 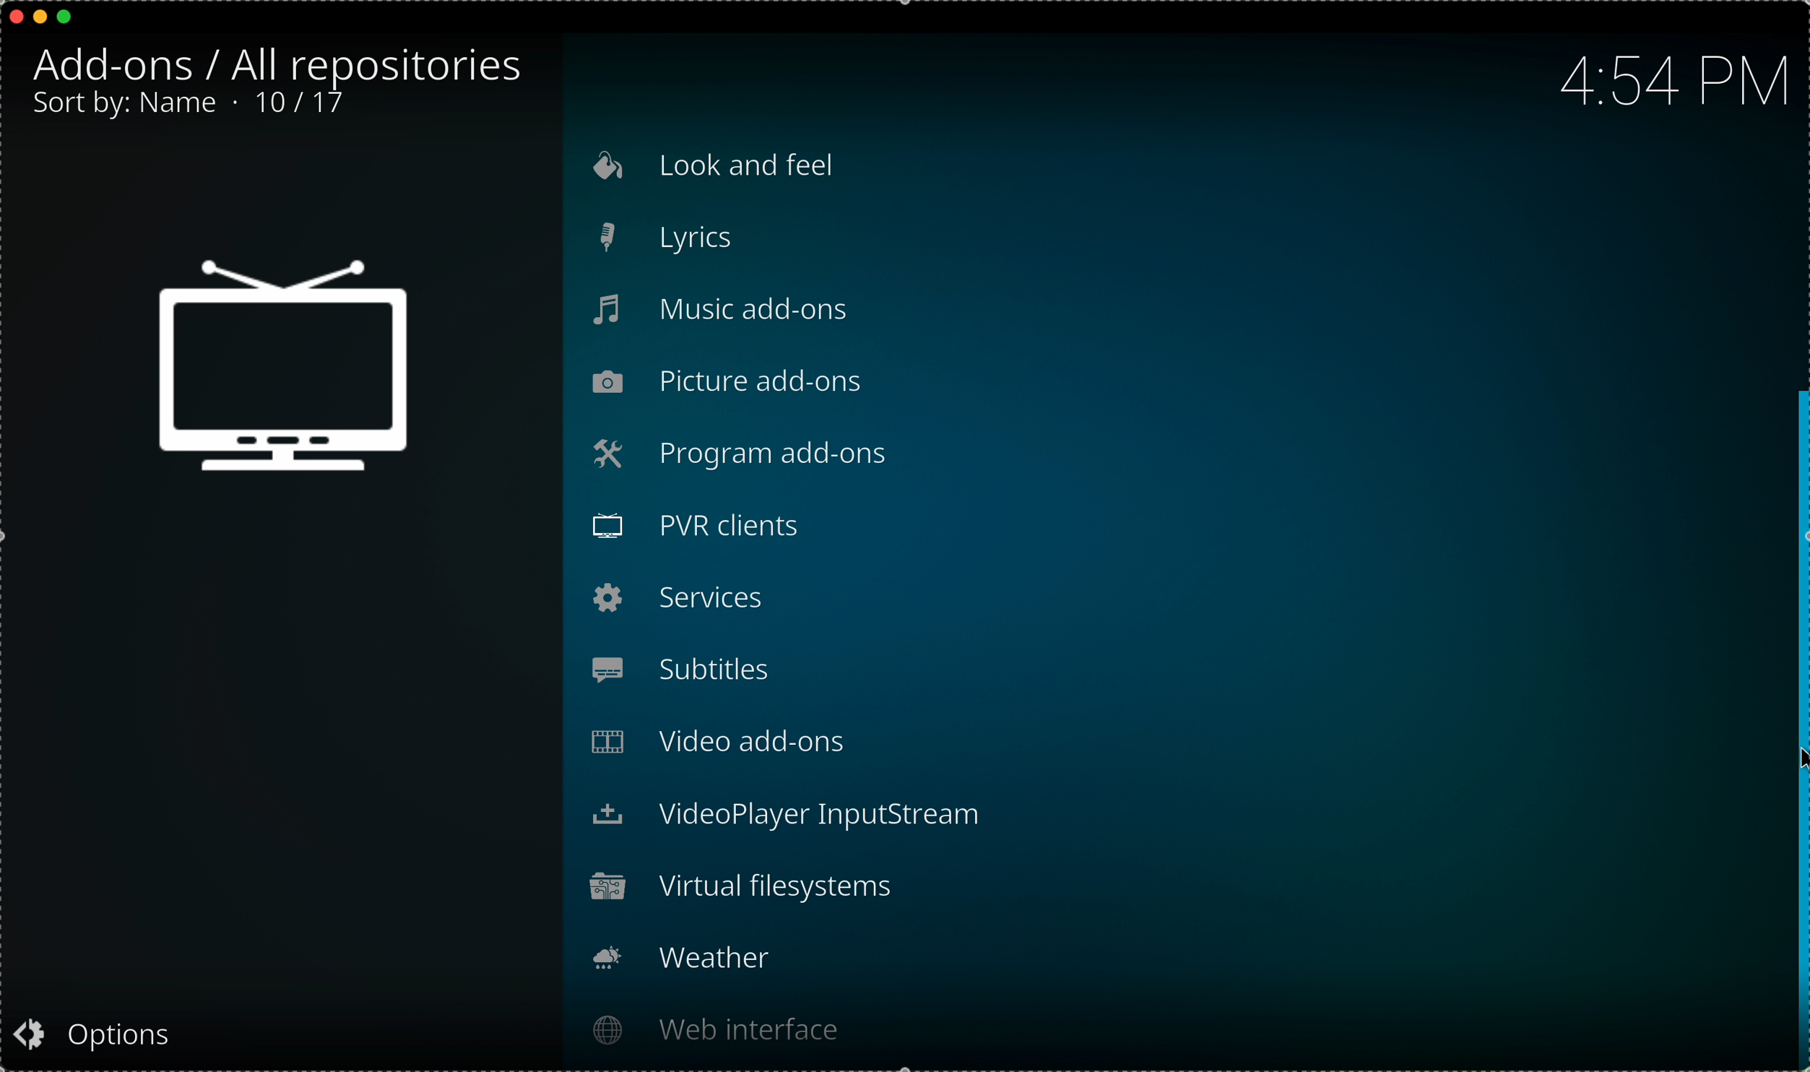 What do you see at coordinates (126, 105) in the screenshot?
I see `sort by: name` at bounding box center [126, 105].